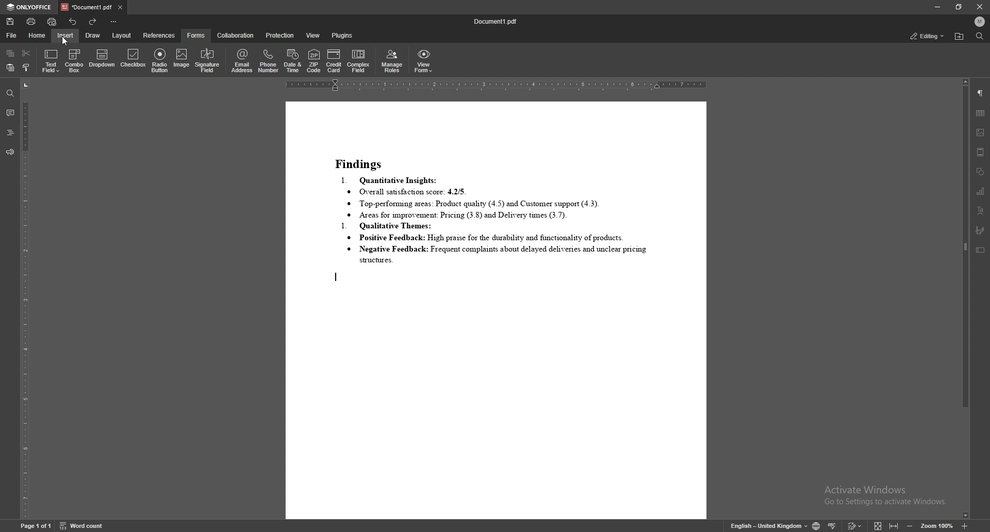 The width and height of the screenshot is (990, 532). What do you see at coordinates (980, 21) in the screenshot?
I see `profile` at bounding box center [980, 21].